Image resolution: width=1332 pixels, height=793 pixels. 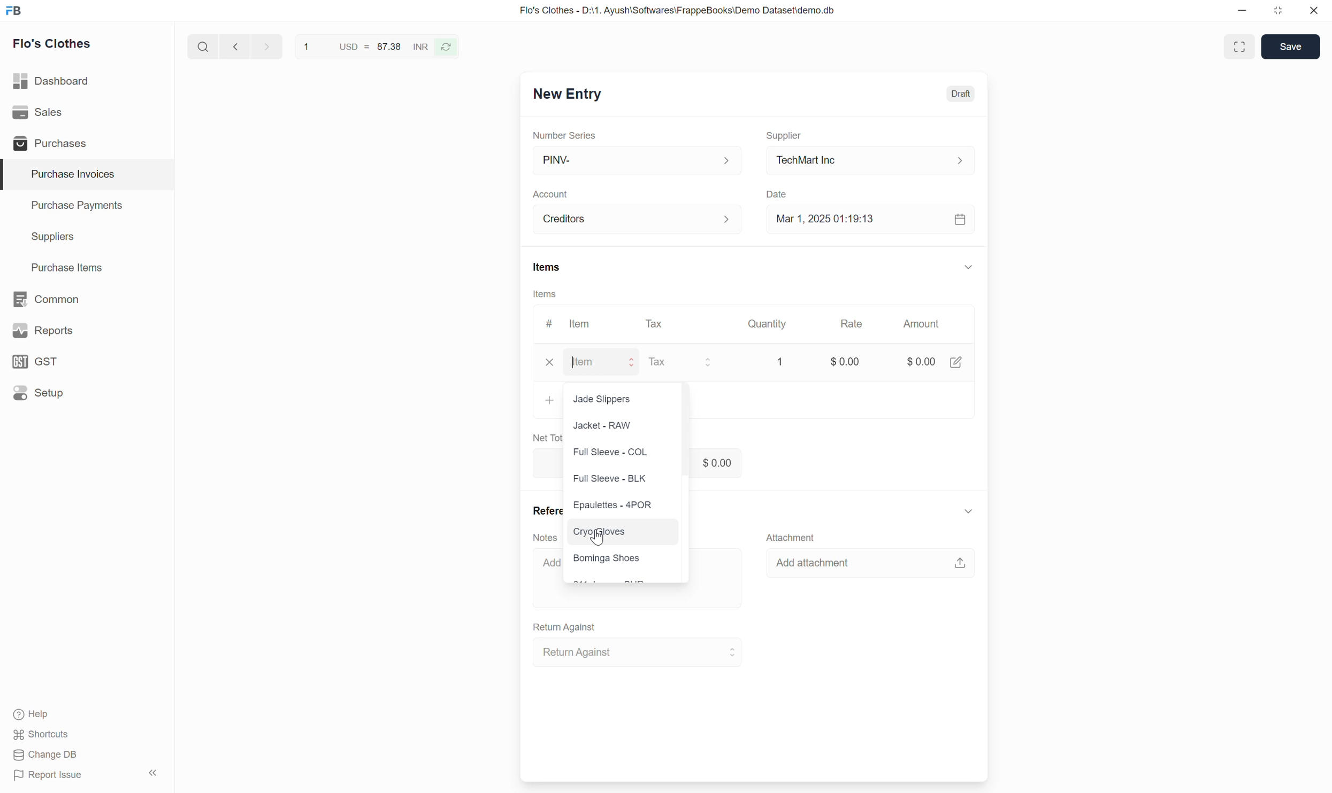 I want to click on Account, so click(x=553, y=191).